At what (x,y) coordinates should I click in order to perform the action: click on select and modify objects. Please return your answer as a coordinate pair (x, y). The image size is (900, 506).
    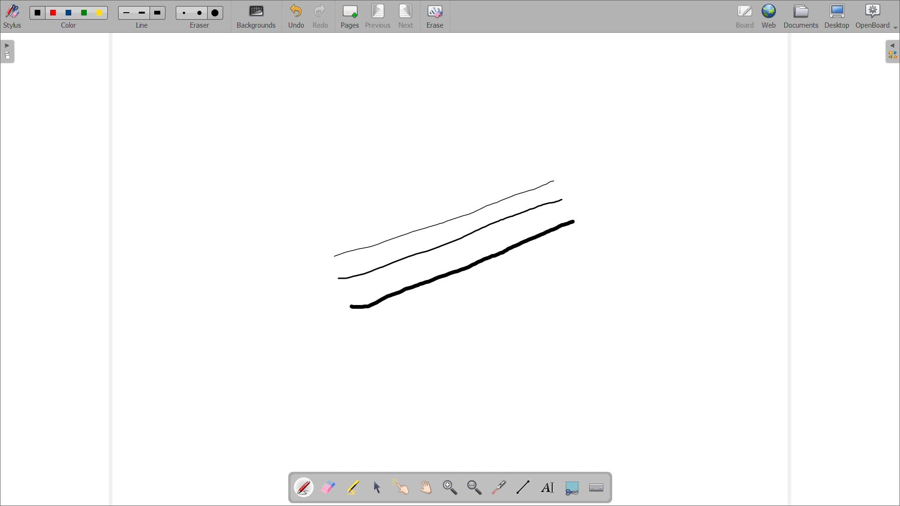
    Looking at the image, I should click on (377, 487).